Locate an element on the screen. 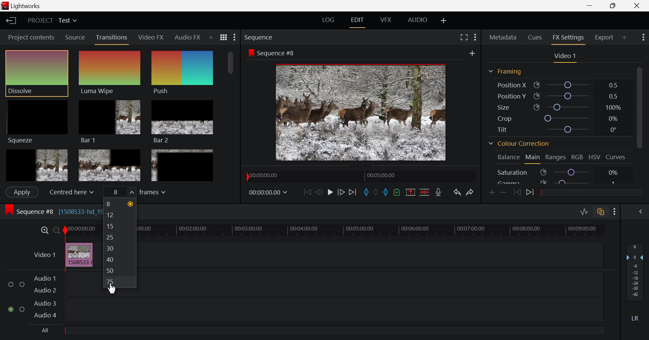 The height and width of the screenshot is (340, 649). AUDIO Layout is located at coordinates (416, 20).